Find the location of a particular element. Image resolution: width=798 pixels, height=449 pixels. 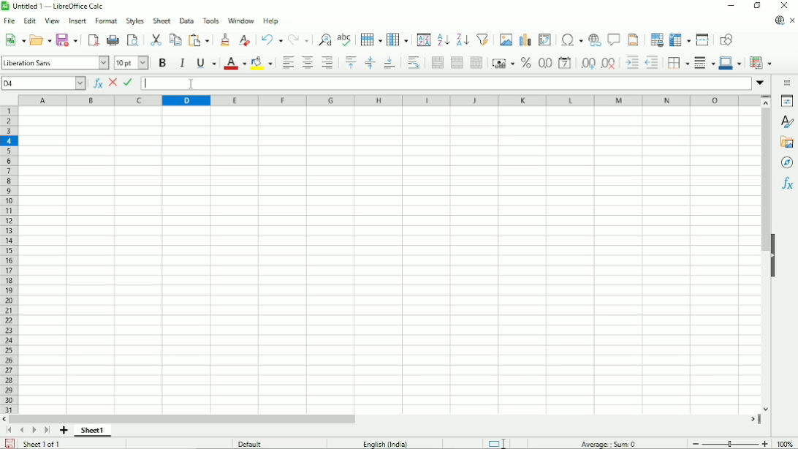

Sort is located at coordinates (424, 39).